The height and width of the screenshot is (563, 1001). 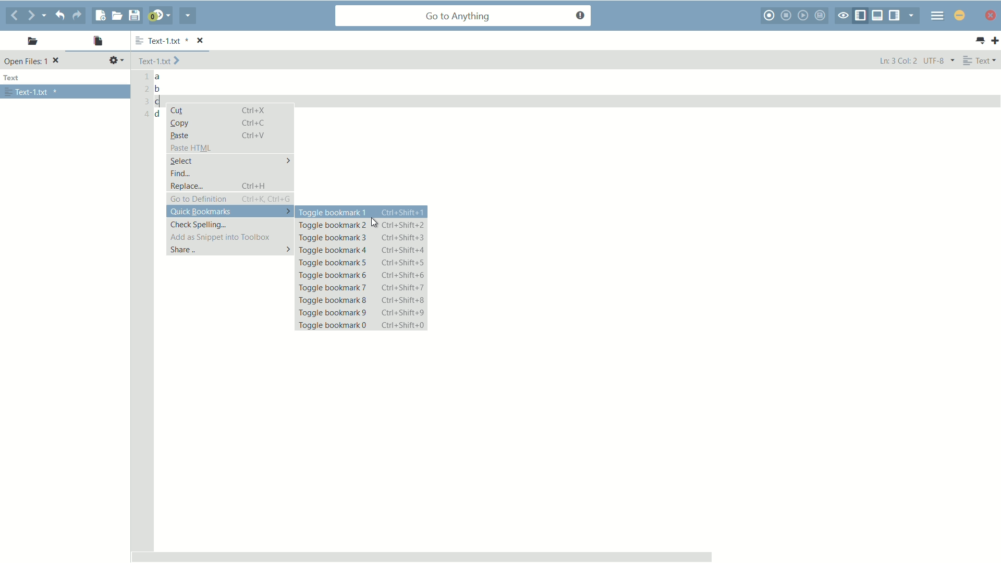 What do you see at coordinates (191, 148) in the screenshot?
I see `paste html` at bounding box center [191, 148].